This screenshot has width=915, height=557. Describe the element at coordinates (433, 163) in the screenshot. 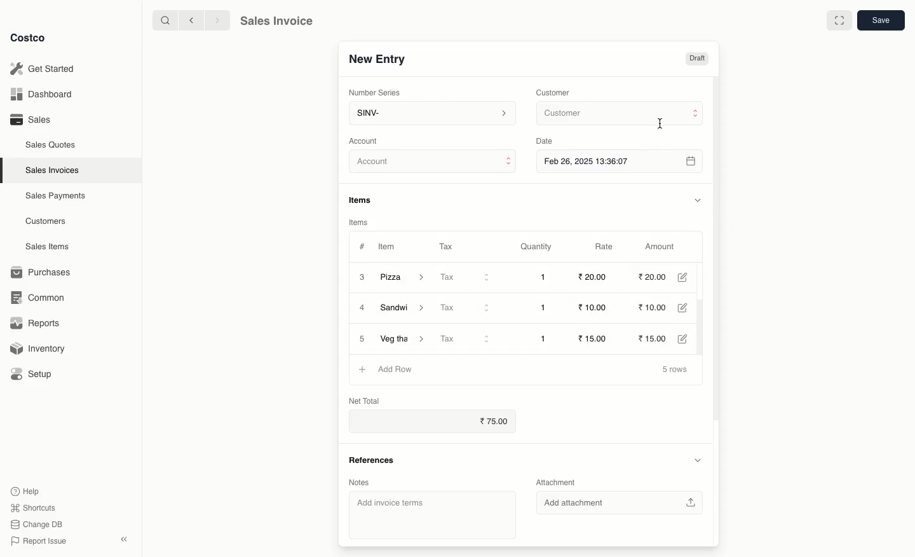

I see `Account` at that location.